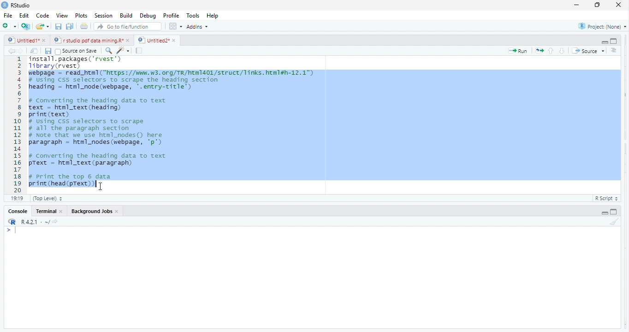  I want to click on Addins , so click(199, 26).